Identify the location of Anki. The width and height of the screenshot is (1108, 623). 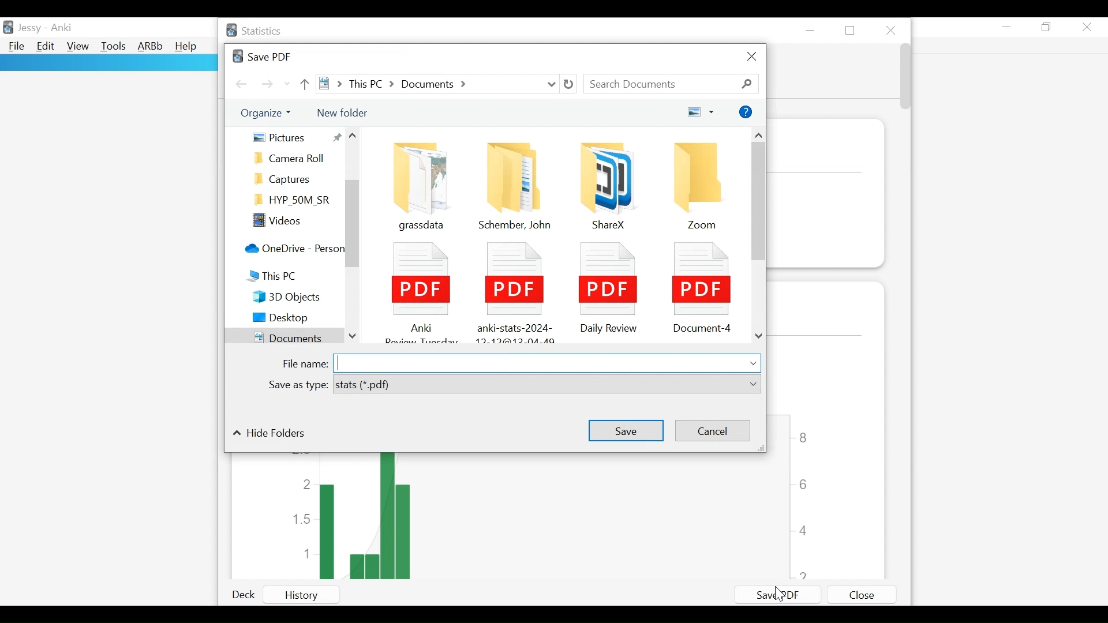
(61, 28).